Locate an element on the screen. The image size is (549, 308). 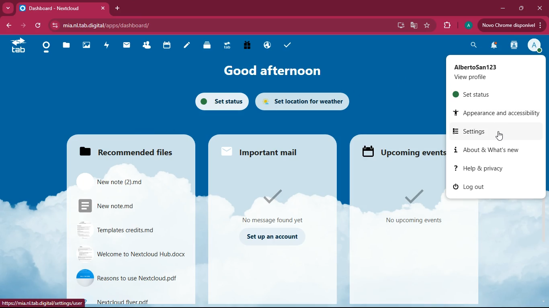
minimize is located at coordinates (501, 9).